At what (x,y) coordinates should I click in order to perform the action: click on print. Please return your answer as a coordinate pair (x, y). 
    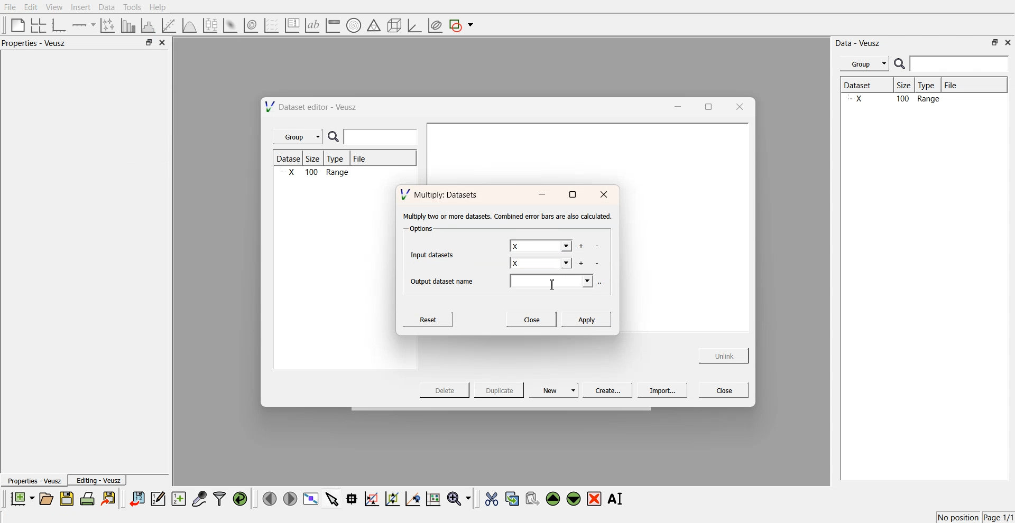
    Looking at the image, I should click on (90, 498).